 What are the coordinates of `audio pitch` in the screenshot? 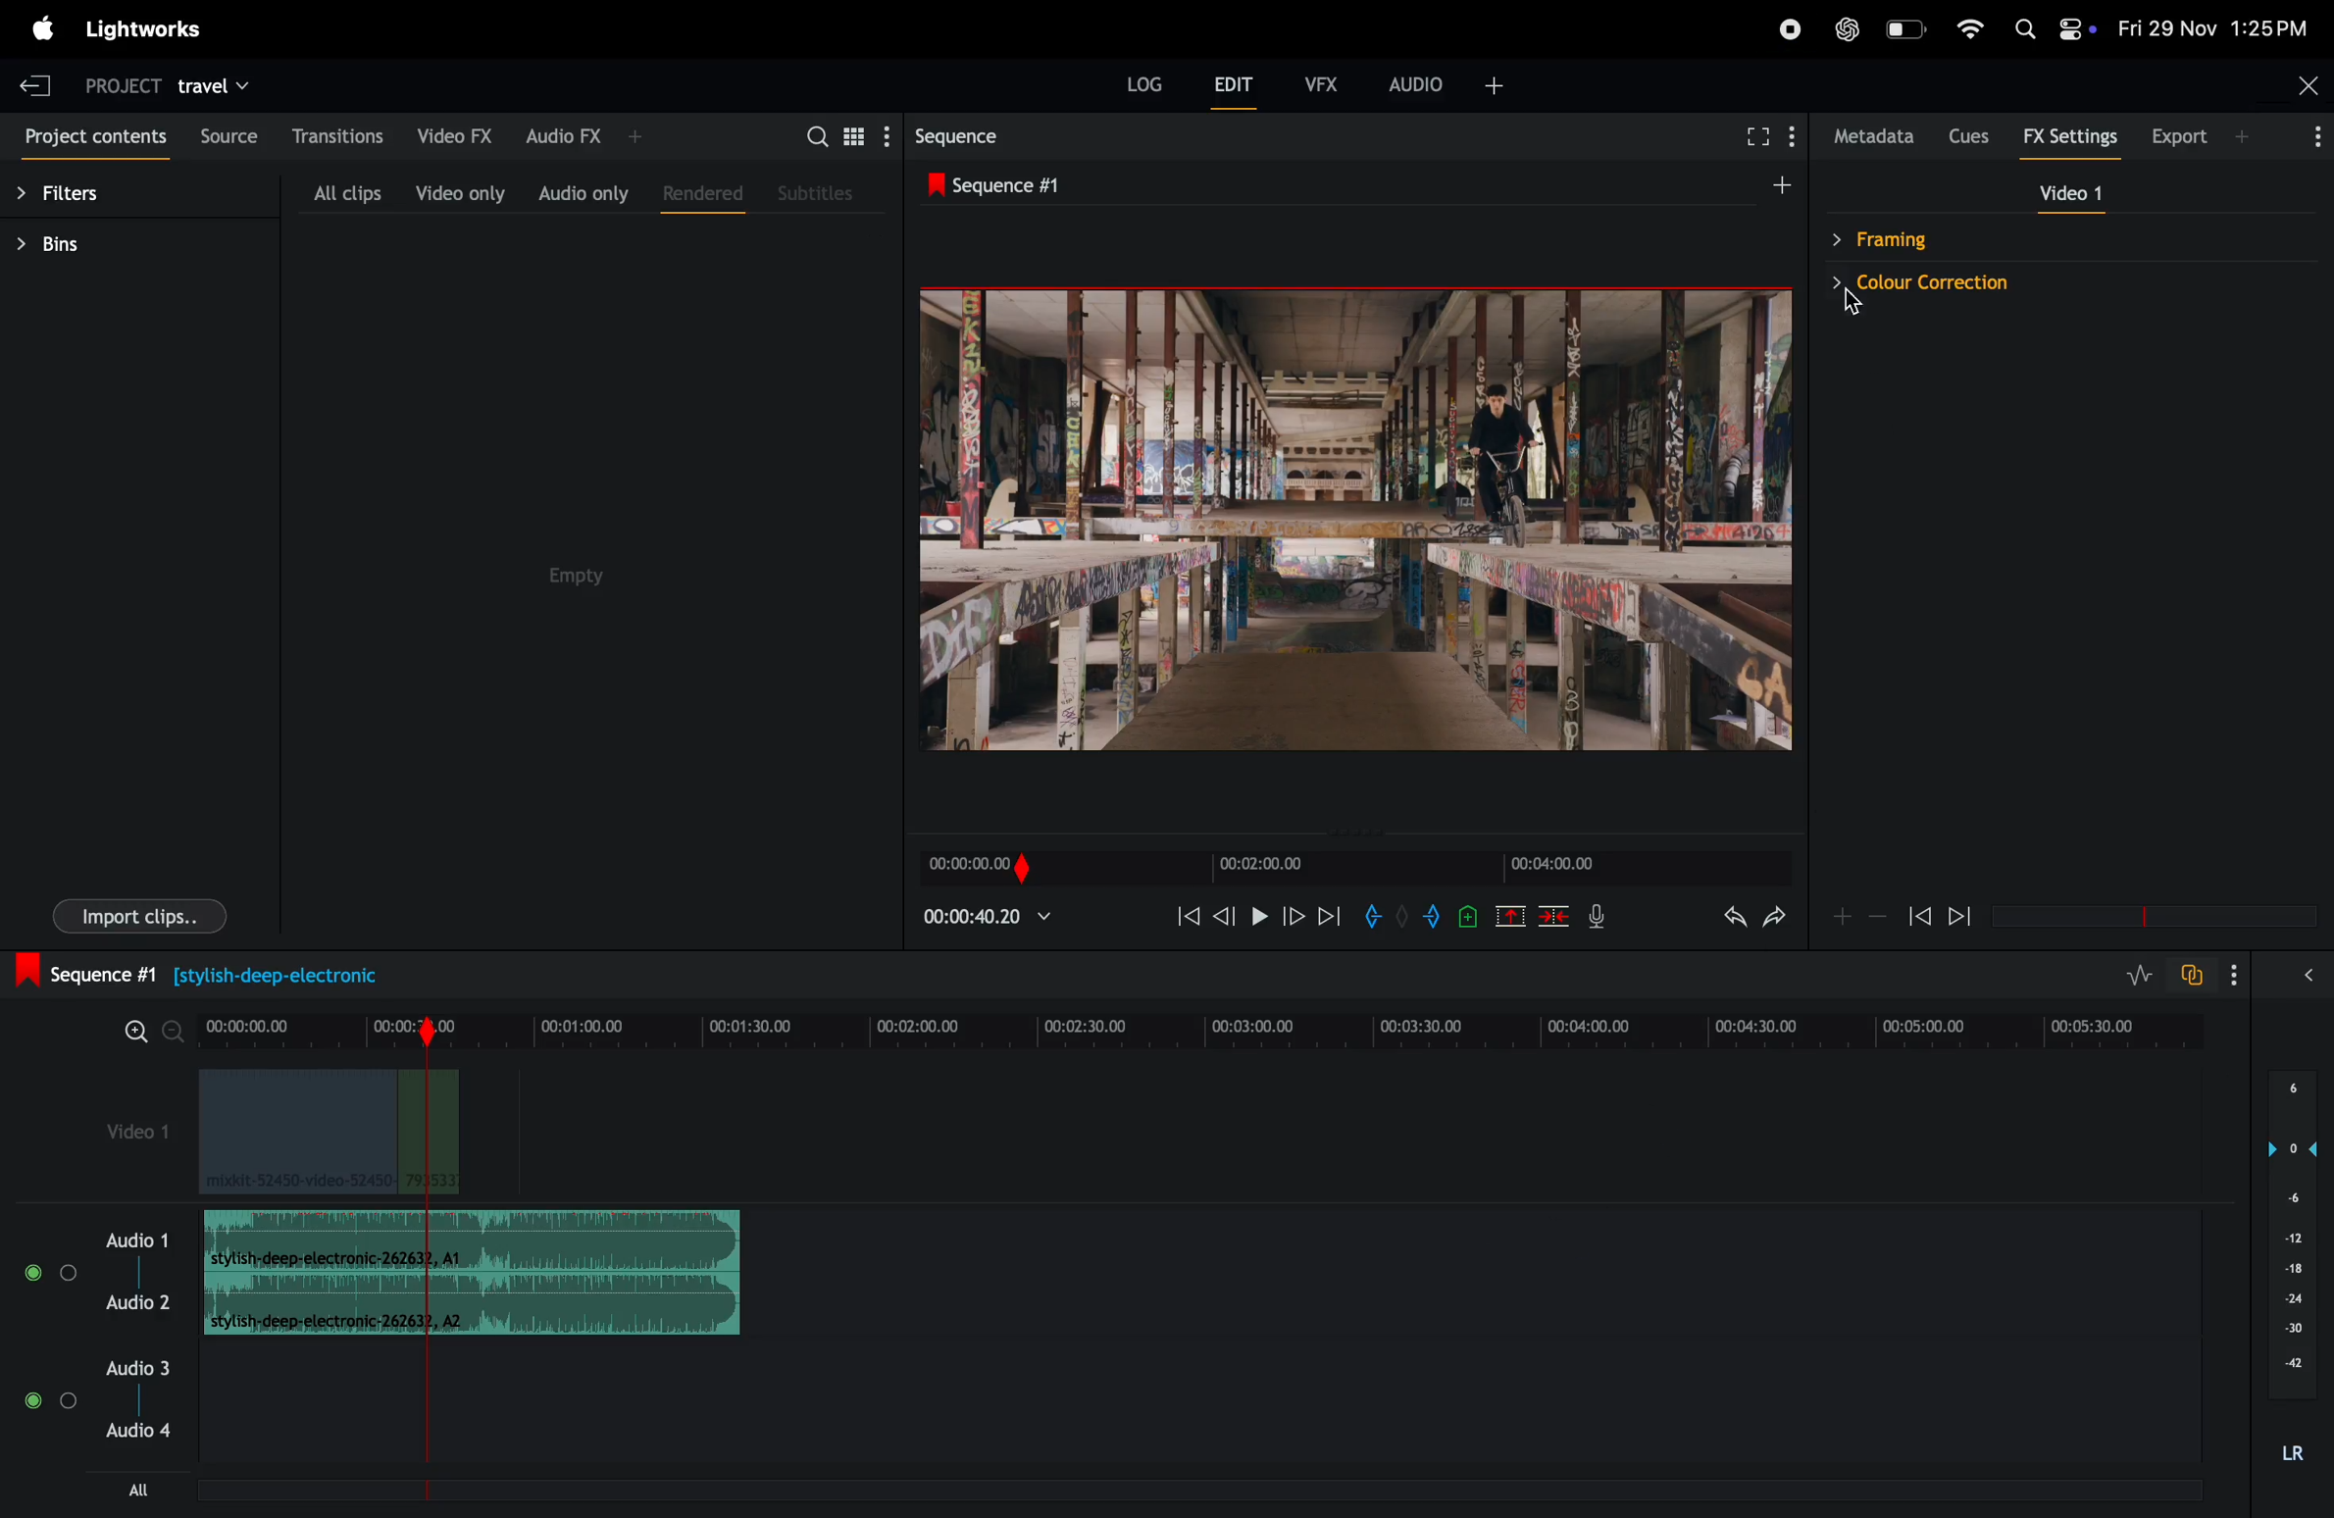 It's located at (2289, 1270).